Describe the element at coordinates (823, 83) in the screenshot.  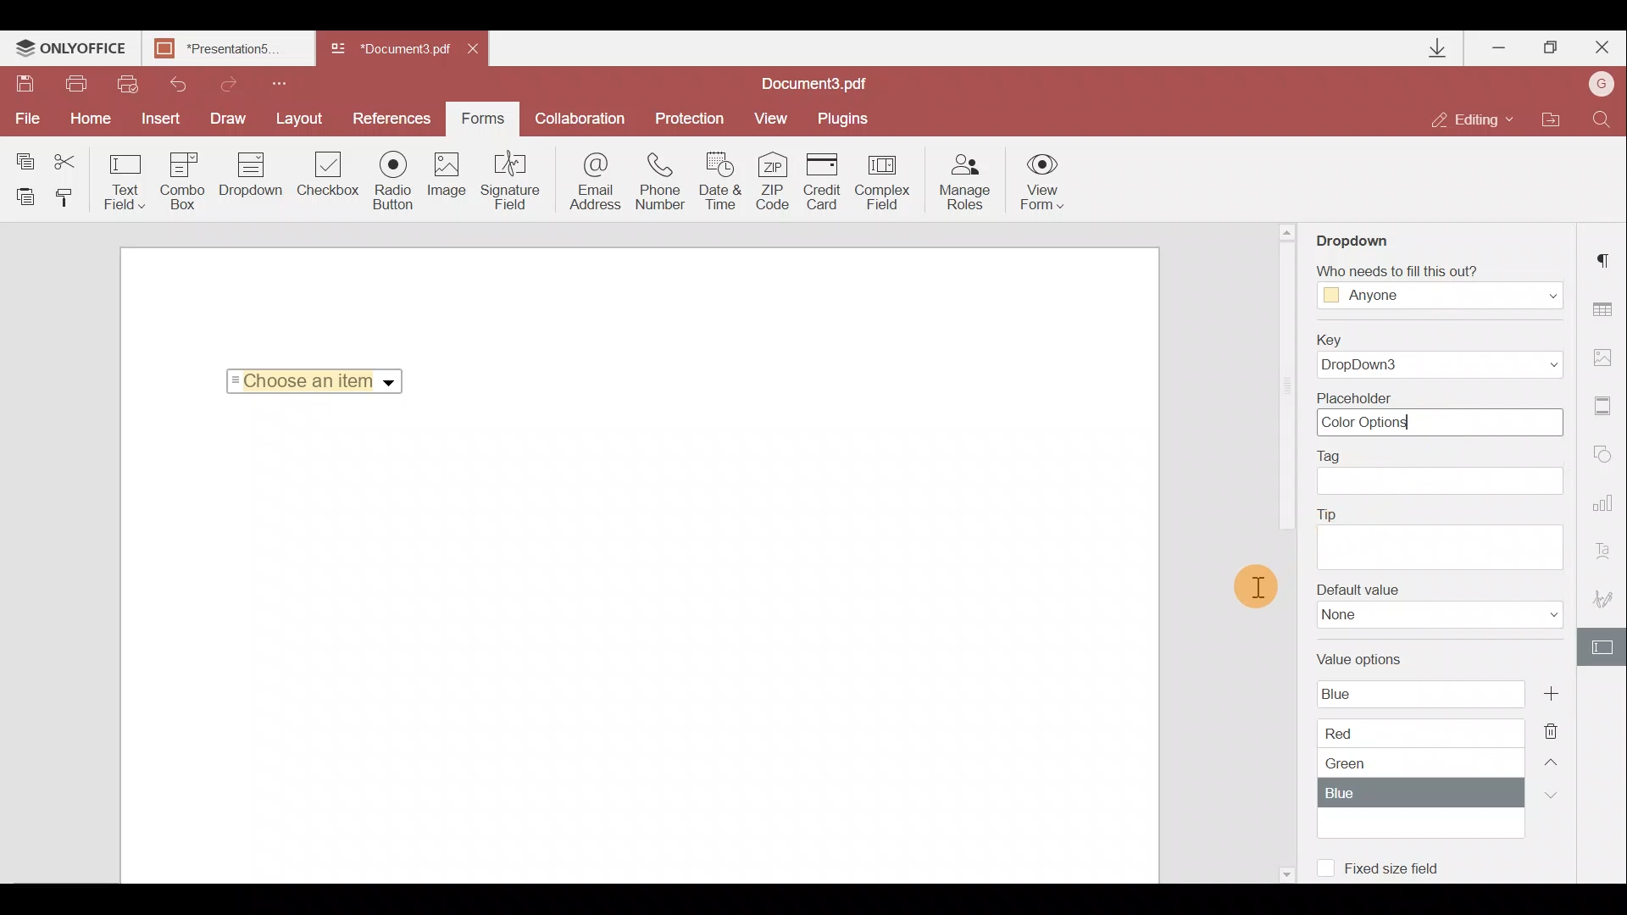
I see `Document name` at that location.